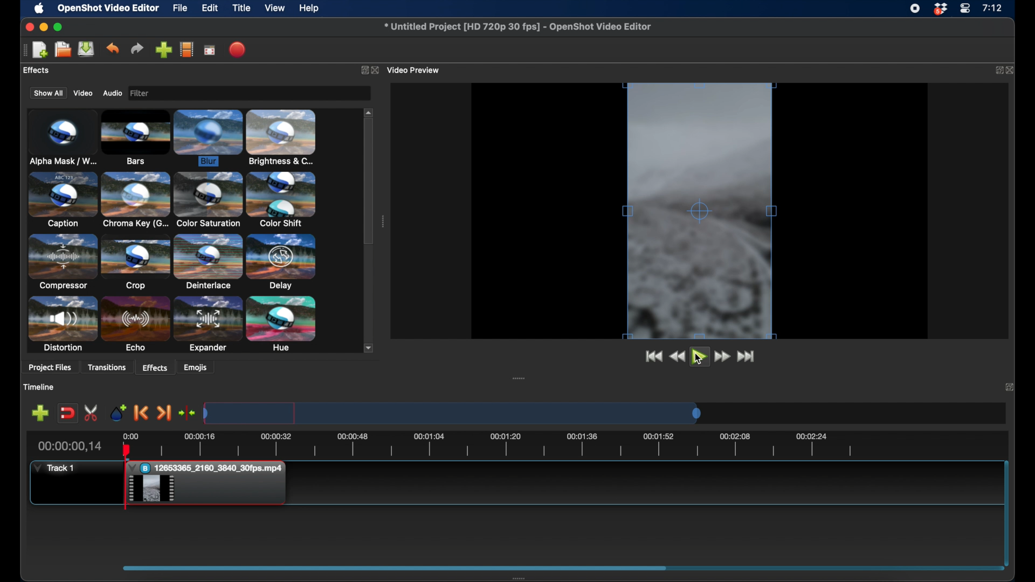  What do you see at coordinates (1013, 71) in the screenshot?
I see `close` at bounding box center [1013, 71].